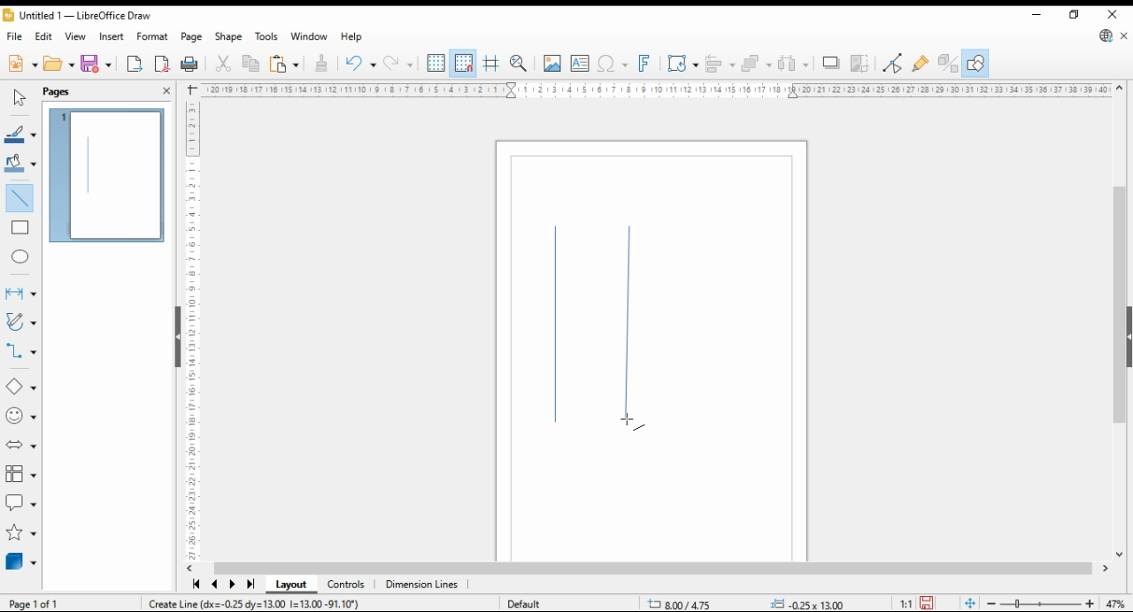 Image resolution: width=1133 pixels, height=612 pixels. I want to click on insert, so click(112, 36).